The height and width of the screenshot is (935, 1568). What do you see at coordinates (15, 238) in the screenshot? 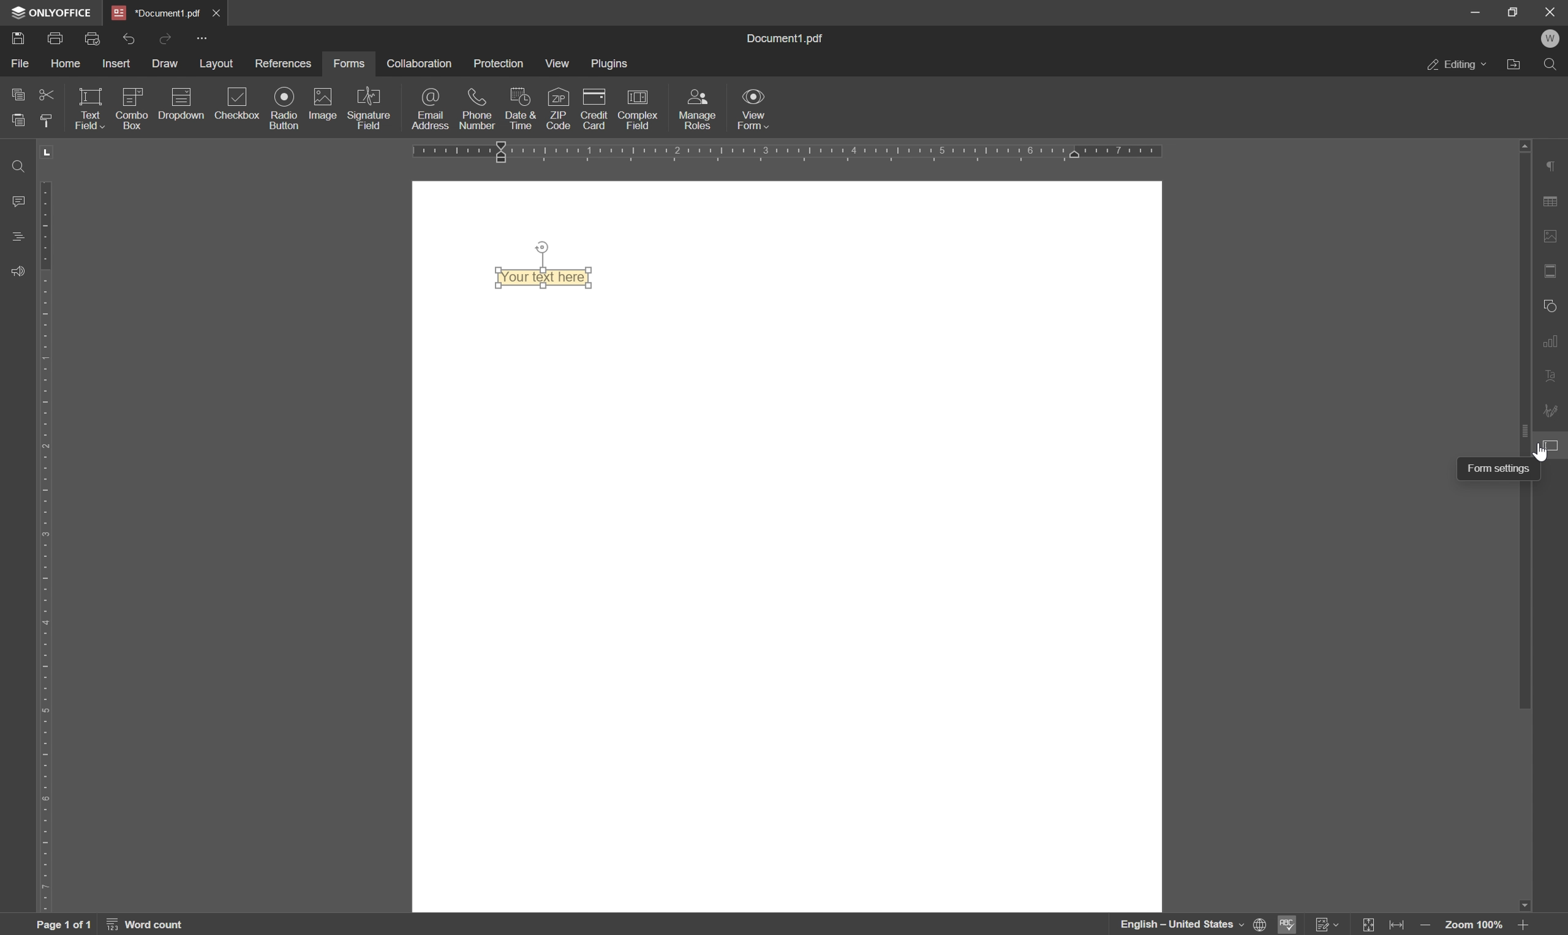
I see `headings` at bounding box center [15, 238].